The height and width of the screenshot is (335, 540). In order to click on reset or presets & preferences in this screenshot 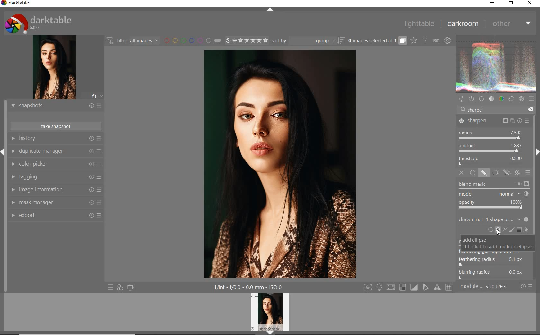, I will do `click(527, 288)`.